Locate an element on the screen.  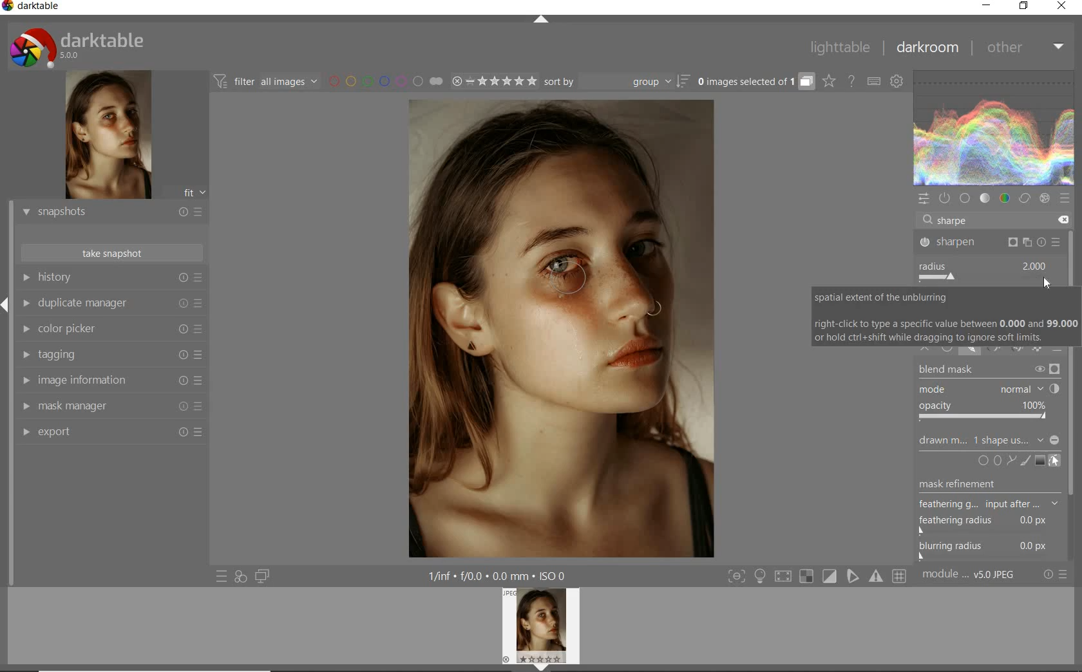
SHARPEN is located at coordinates (991, 243).